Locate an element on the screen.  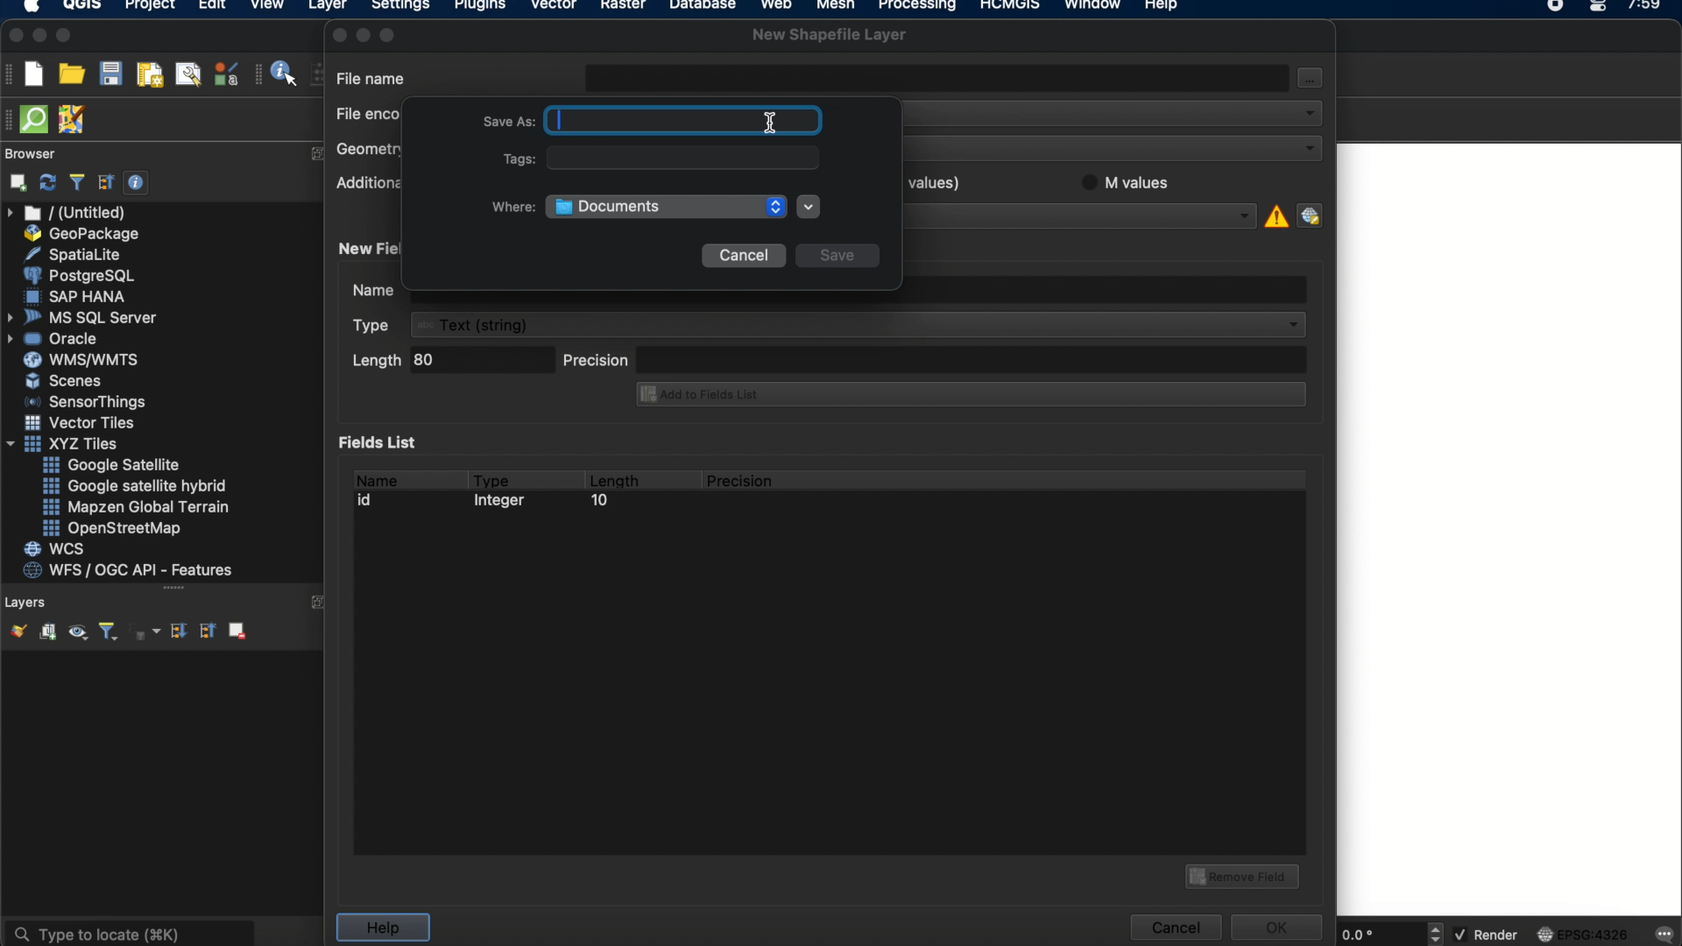
dropdown is located at coordinates (1308, 111).